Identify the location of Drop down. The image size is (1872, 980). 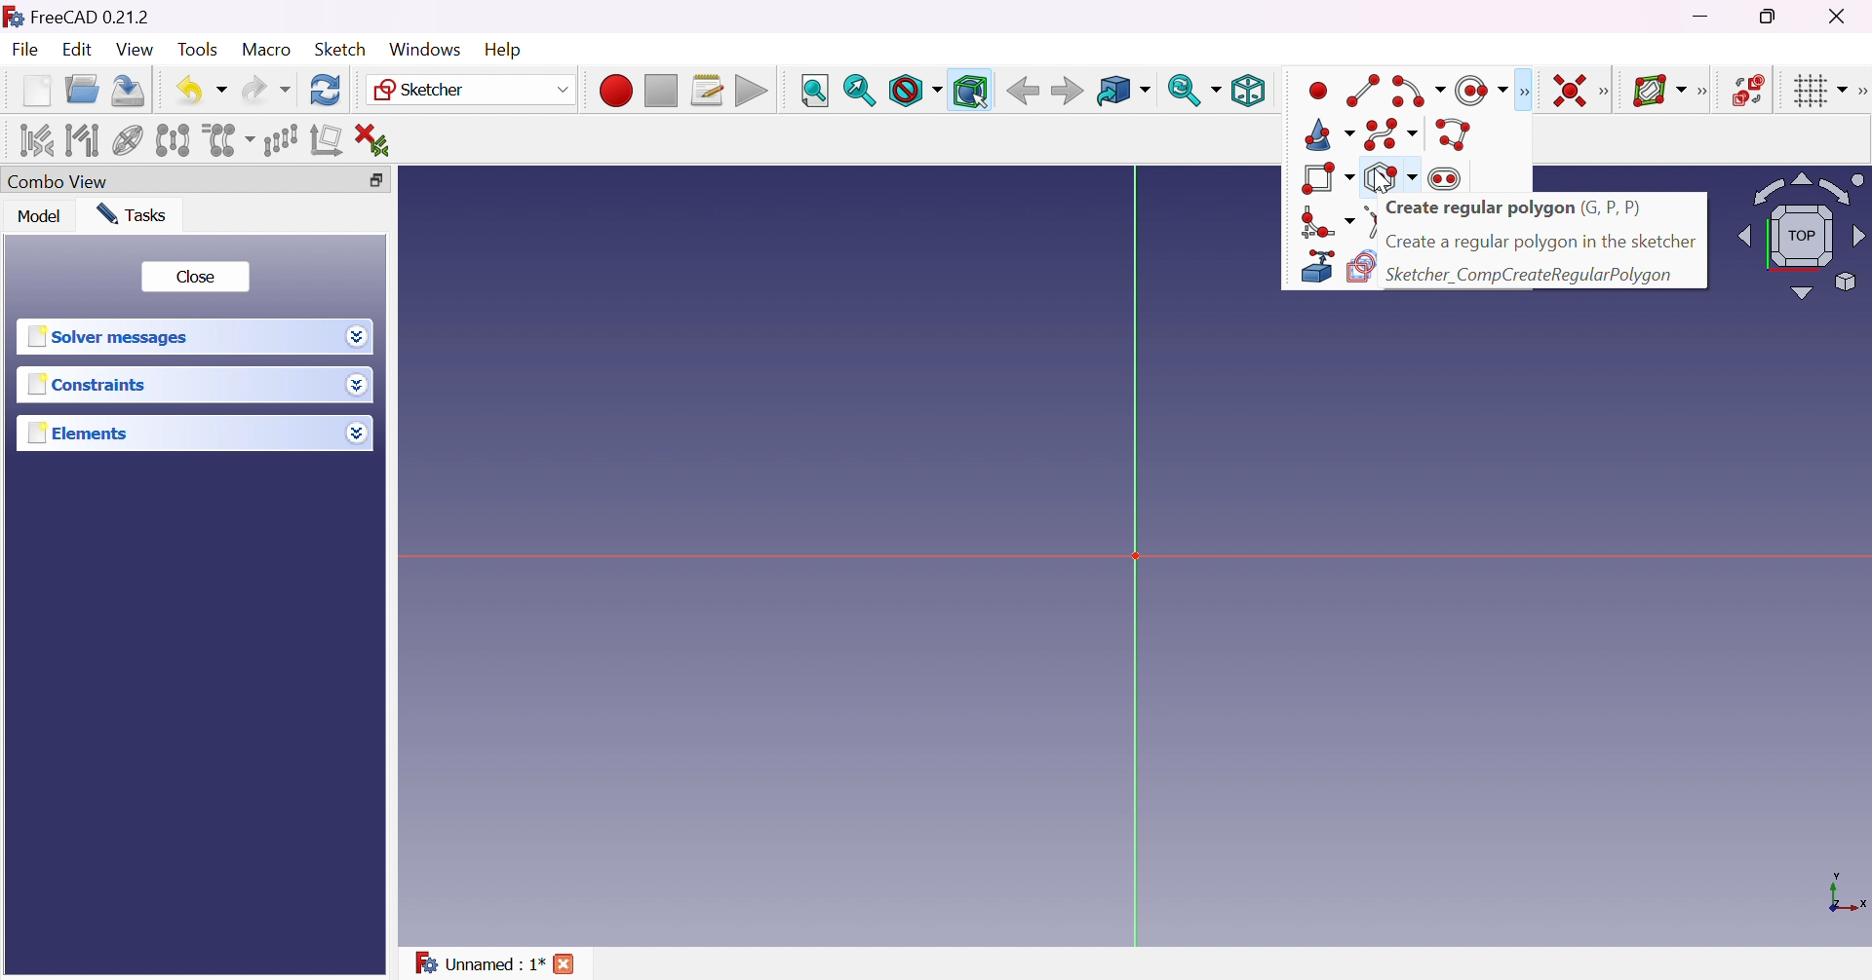
(356, 429).